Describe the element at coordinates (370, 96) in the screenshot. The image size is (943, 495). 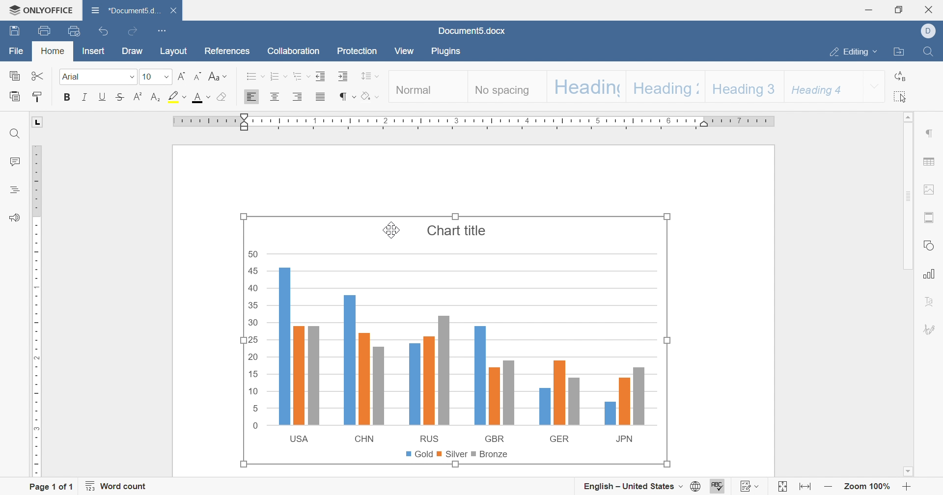
I see `shading` at that location.